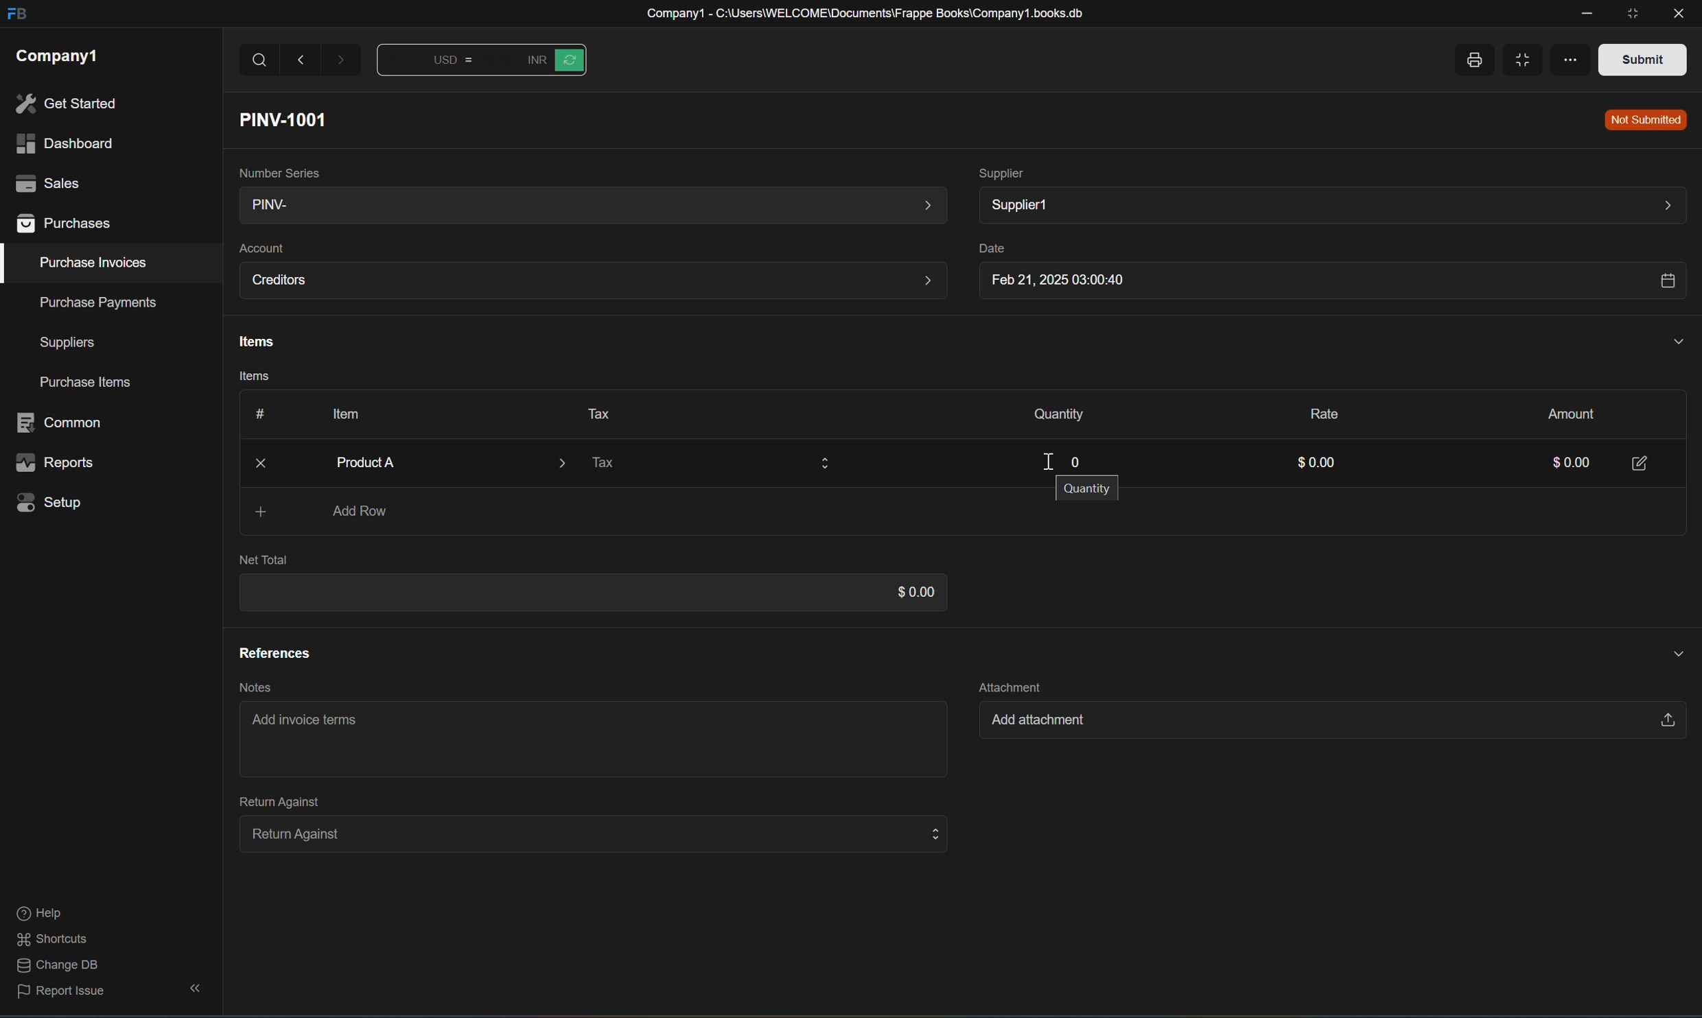 This screenshot has height=1018, width=1702. I want to click on Net Total, so click(264, 560).